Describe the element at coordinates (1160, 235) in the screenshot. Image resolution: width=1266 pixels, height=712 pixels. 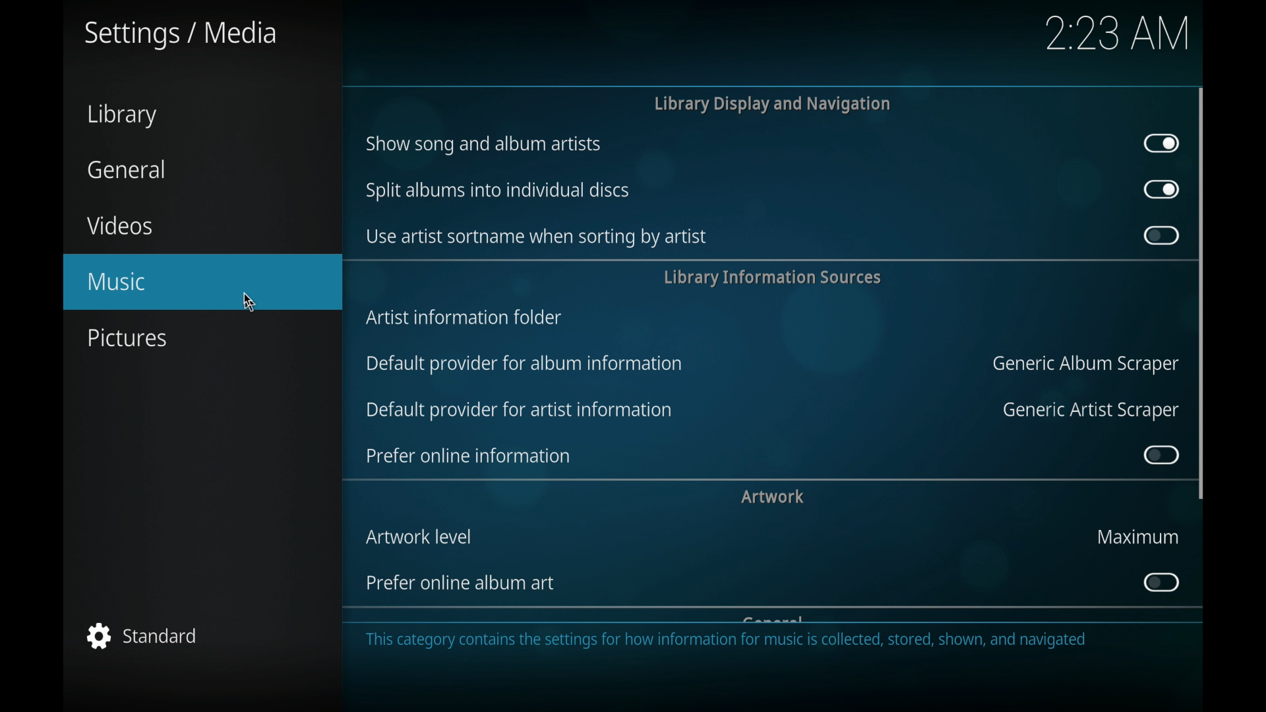
I see `toggle button` at that location.